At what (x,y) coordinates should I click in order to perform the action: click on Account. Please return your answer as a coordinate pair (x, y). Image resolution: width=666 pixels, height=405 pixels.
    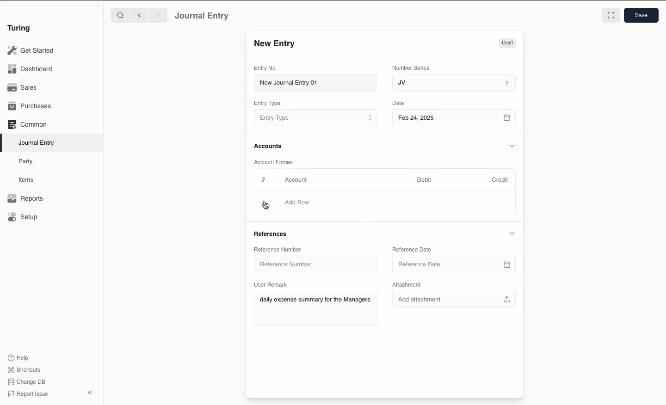
    Looking at the image, I should click on (296, 180).